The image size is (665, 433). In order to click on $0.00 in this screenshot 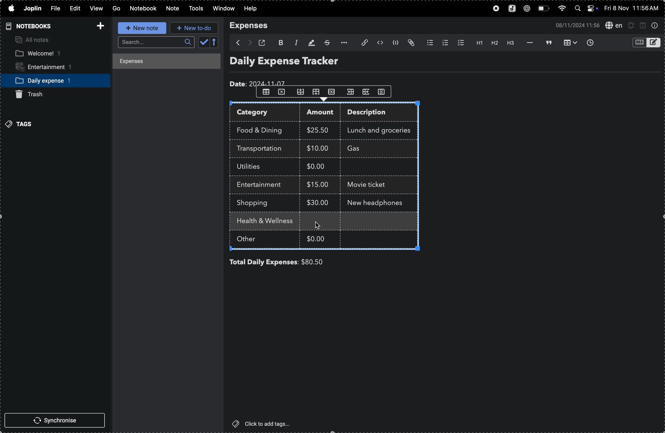, I will do `click(317, 238)`.